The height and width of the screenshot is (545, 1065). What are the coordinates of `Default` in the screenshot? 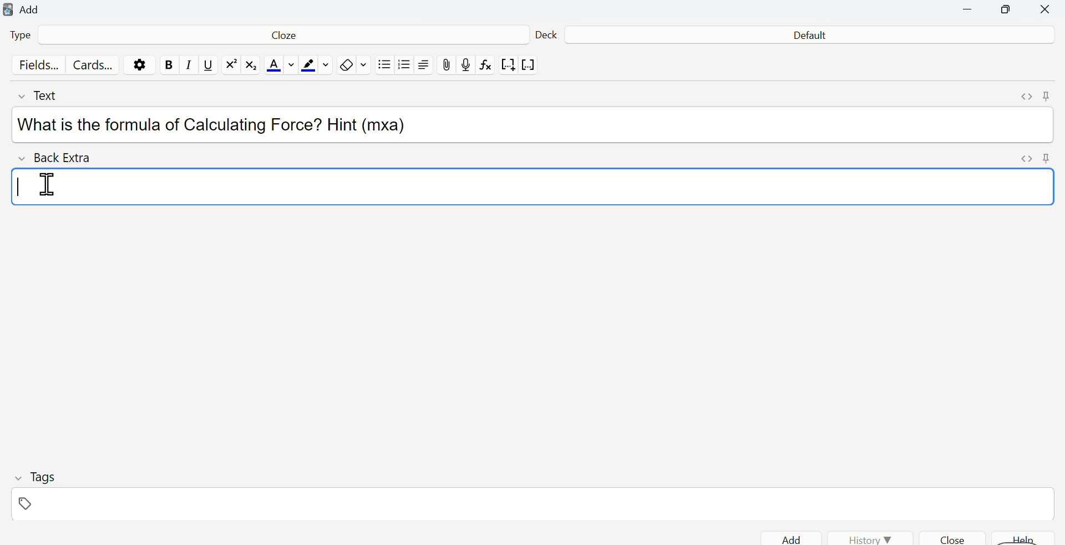 It's located at (805, 36).